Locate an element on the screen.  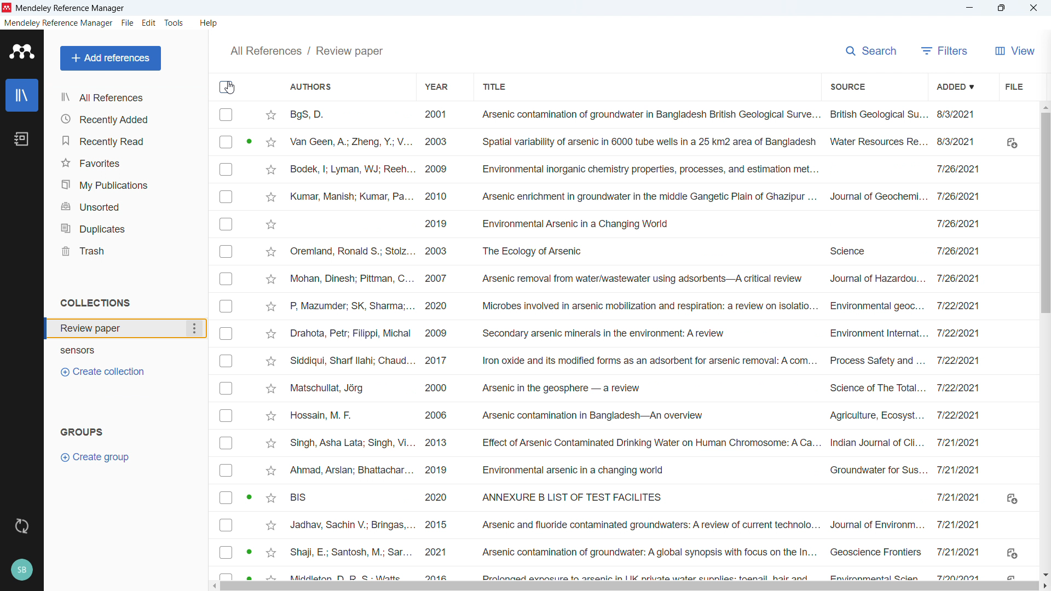
Select respective publication is located at coordinates (226, 306).